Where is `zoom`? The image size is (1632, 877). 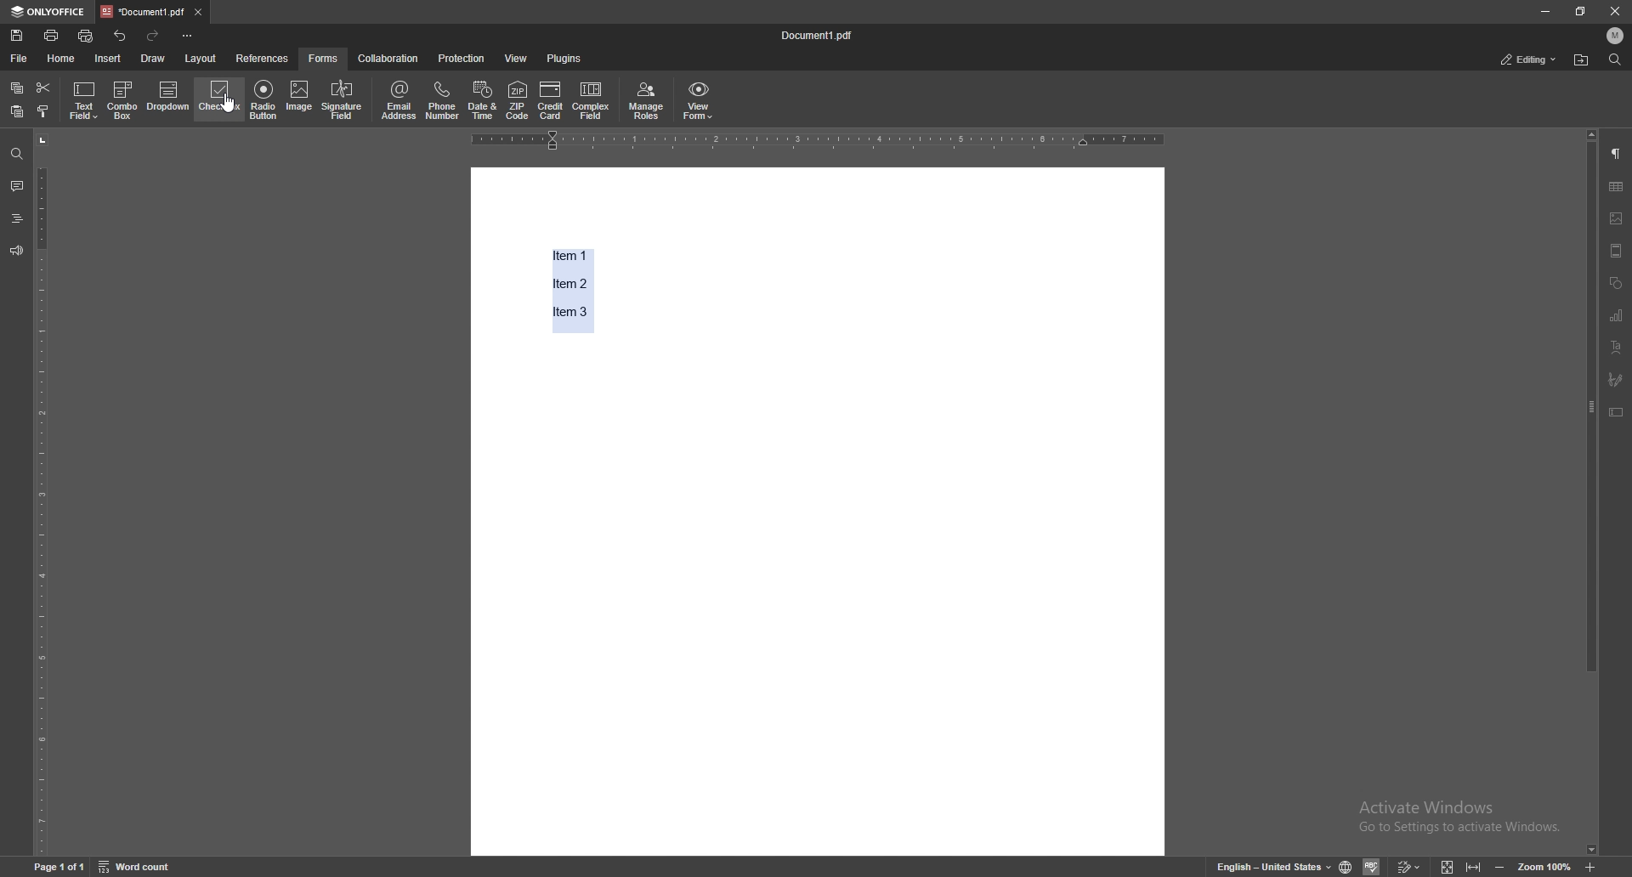 zoom is located at coordinates (1544, 865).